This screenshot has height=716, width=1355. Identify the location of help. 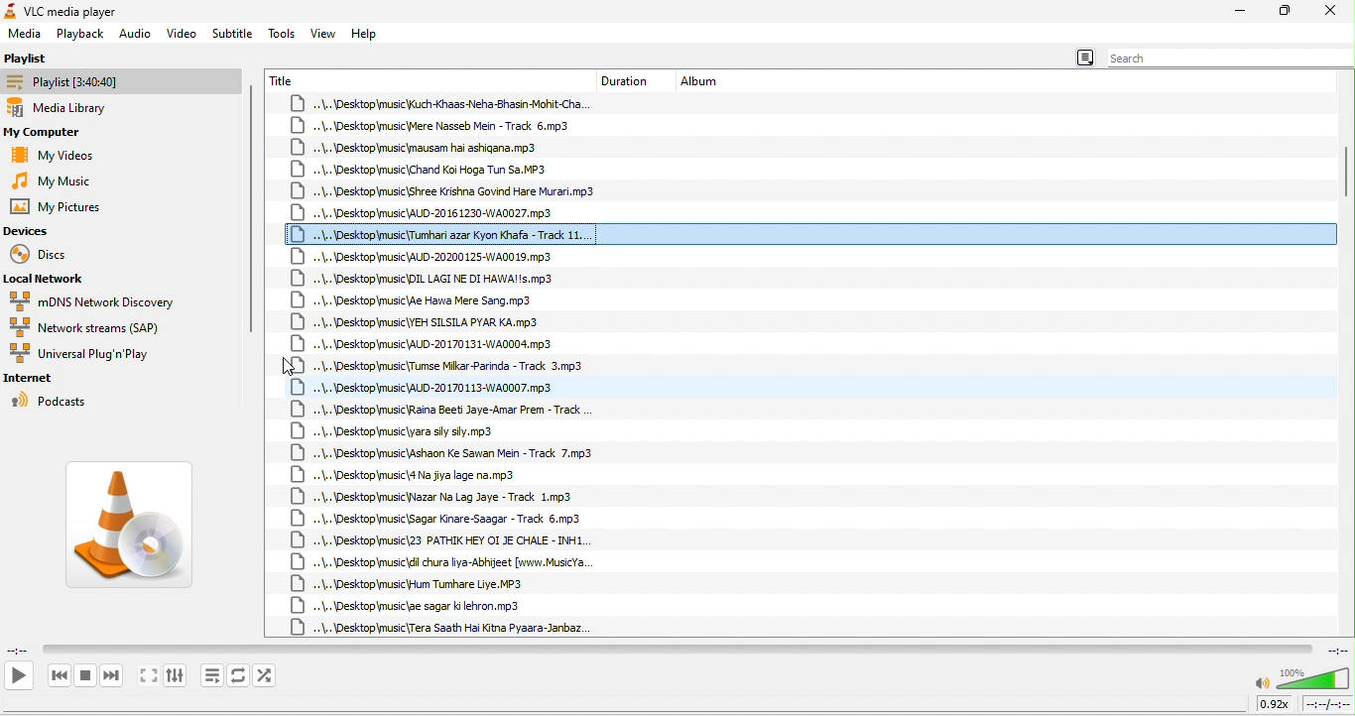
(366, 34).